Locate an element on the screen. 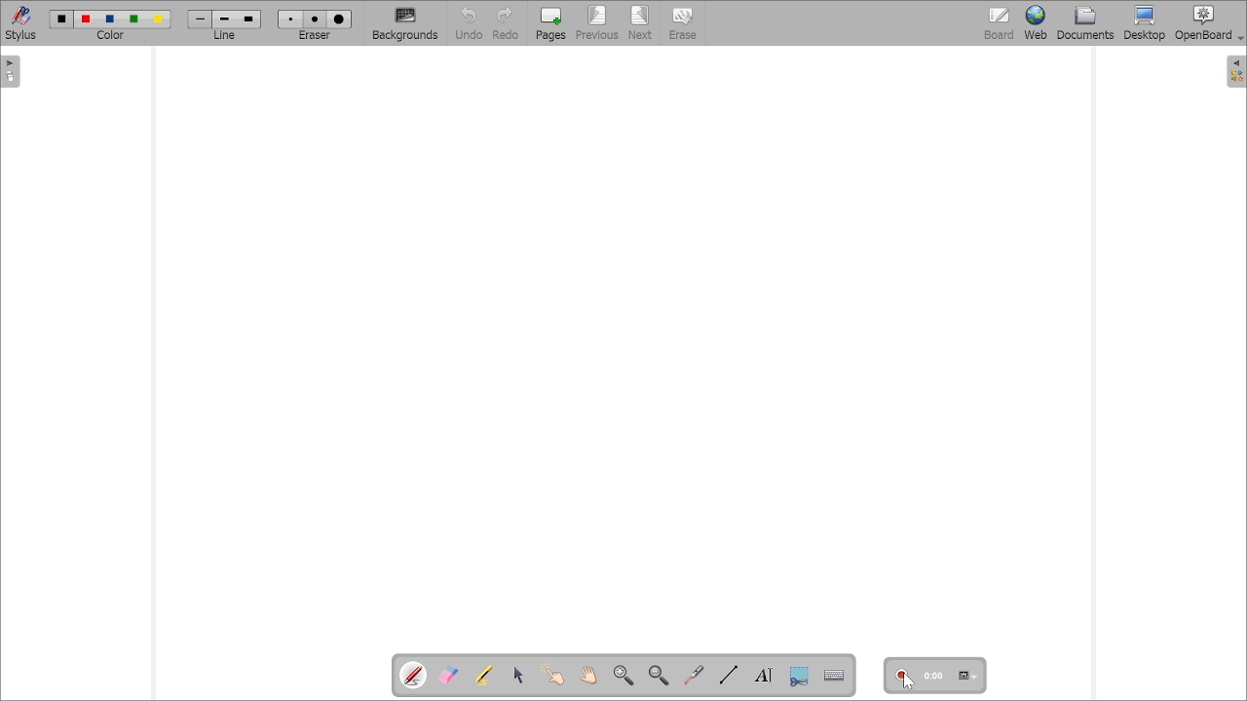  Highlight is located at coordinates (484, 676).